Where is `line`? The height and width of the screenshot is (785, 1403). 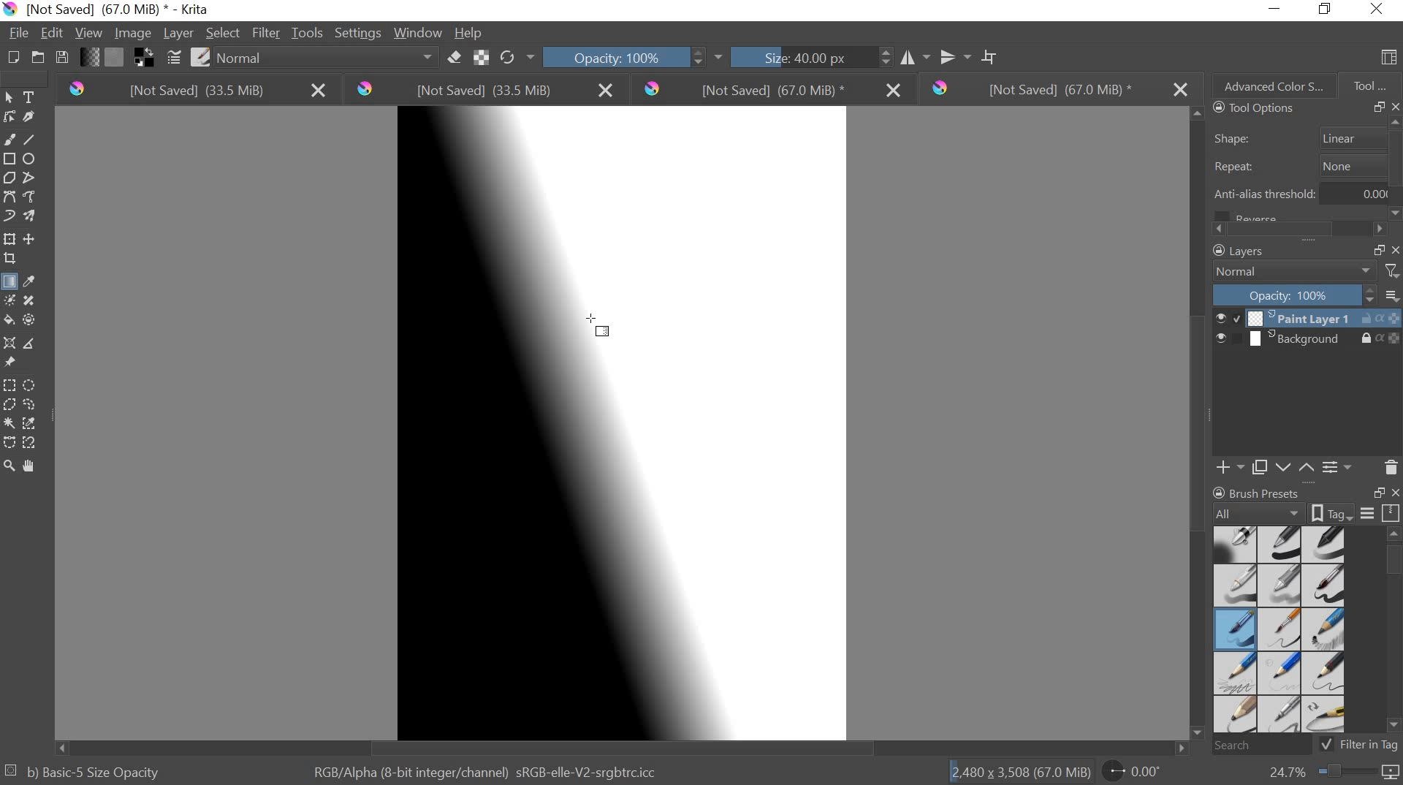
line is located at coordinates (34, 140).